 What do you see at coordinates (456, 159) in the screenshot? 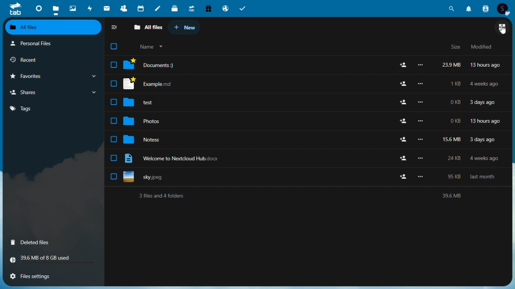
I see `24kb` at bounding box center [456, 159].